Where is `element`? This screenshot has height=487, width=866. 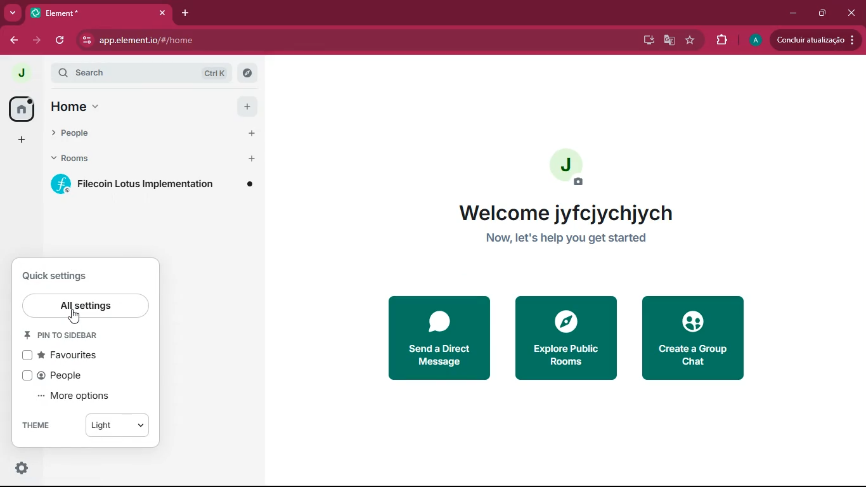 element is located at coordinates (98, 13).